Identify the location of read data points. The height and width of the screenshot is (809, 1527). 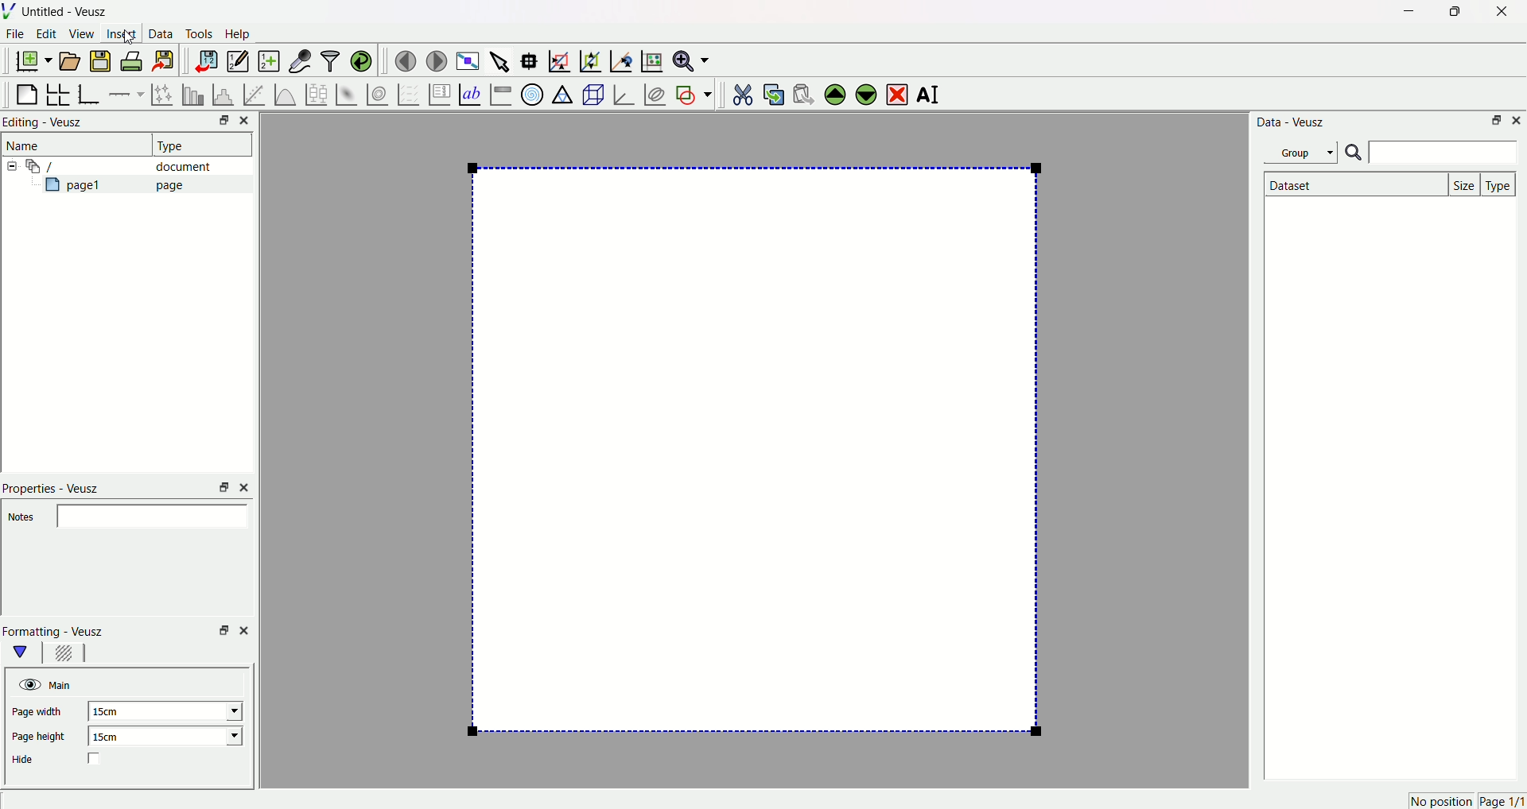
(532, 58).